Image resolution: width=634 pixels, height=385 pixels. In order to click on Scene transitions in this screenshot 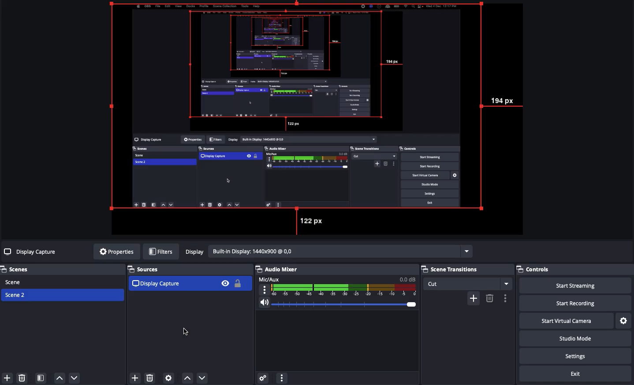, I will do `click(465, 270)`.